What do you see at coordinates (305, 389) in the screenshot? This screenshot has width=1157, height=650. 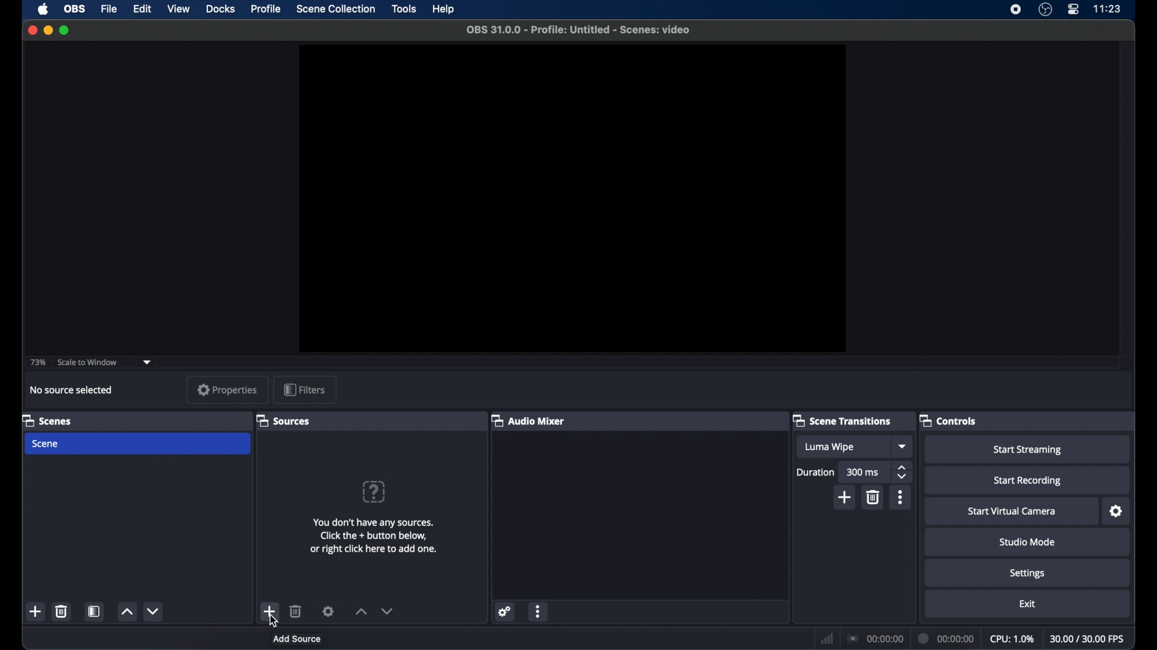 I see `filters` at bounding box center [305, 389].